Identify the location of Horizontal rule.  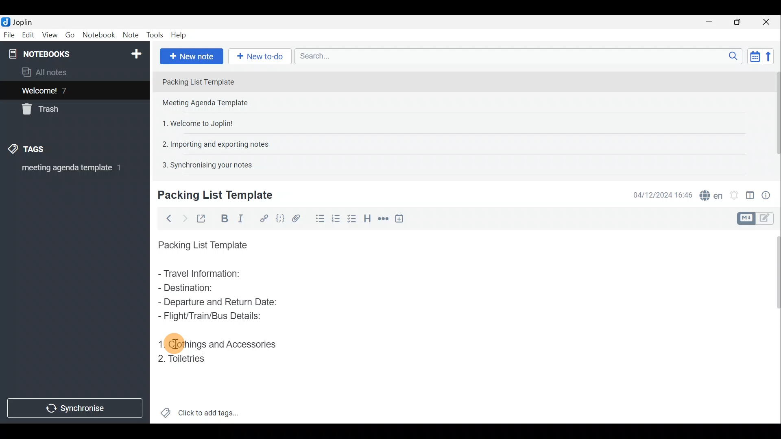
(382, 219).